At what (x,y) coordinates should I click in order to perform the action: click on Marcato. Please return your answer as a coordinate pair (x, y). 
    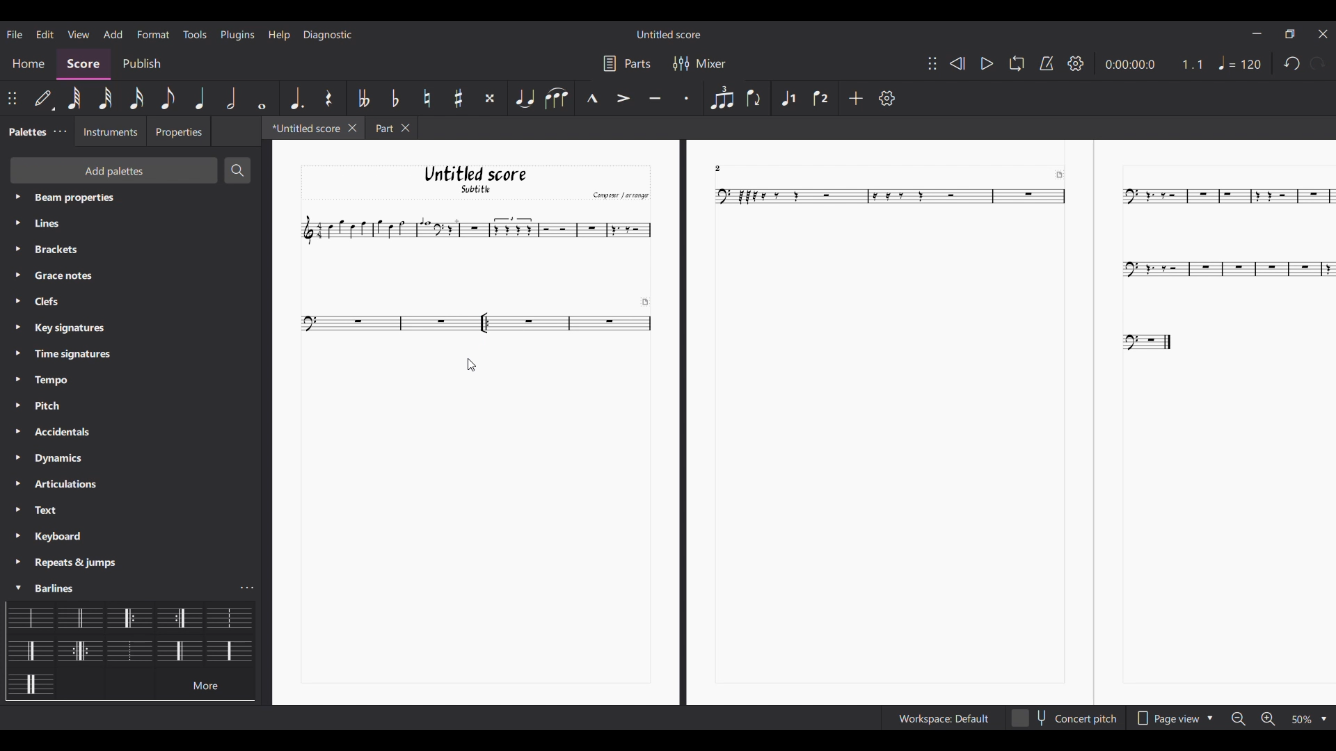
    Looking at the image, I should click on (592, 97).